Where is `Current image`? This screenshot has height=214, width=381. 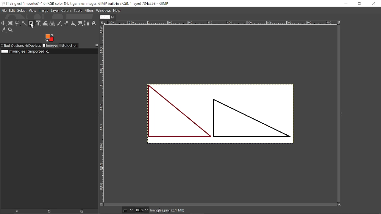 Current image is located at coordinates (222, 117).